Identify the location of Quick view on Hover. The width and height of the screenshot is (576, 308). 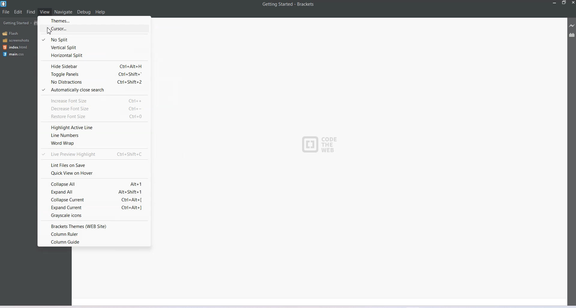
(94, 173).